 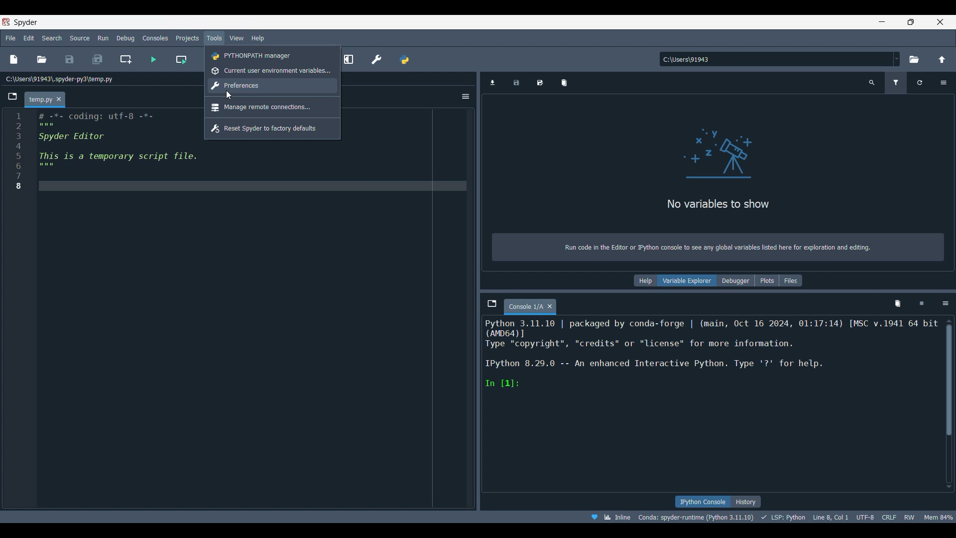 I want to click on Save data as, so click(x=540, y=83).